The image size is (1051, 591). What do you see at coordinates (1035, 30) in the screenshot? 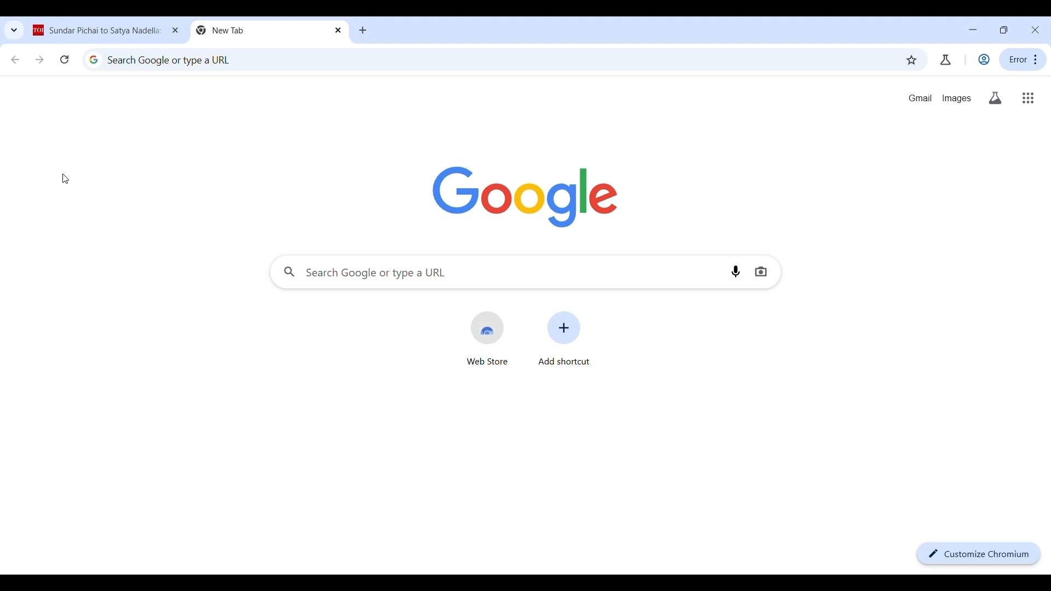
I see `Close interface` at bounding box center [1035, 30].